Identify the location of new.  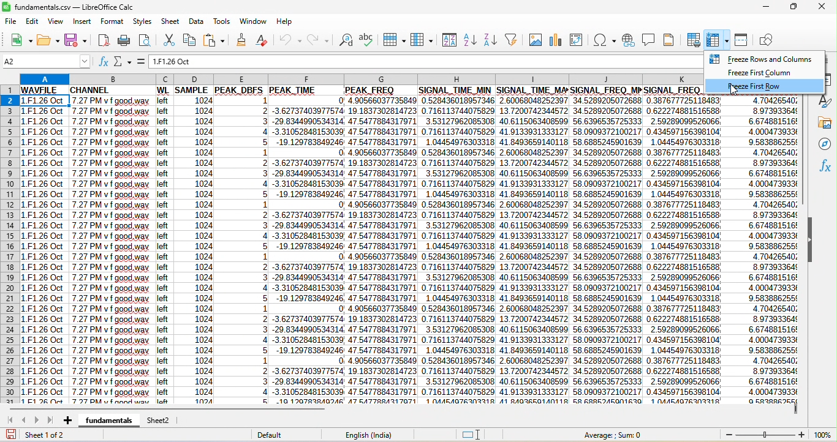
(18, 42).